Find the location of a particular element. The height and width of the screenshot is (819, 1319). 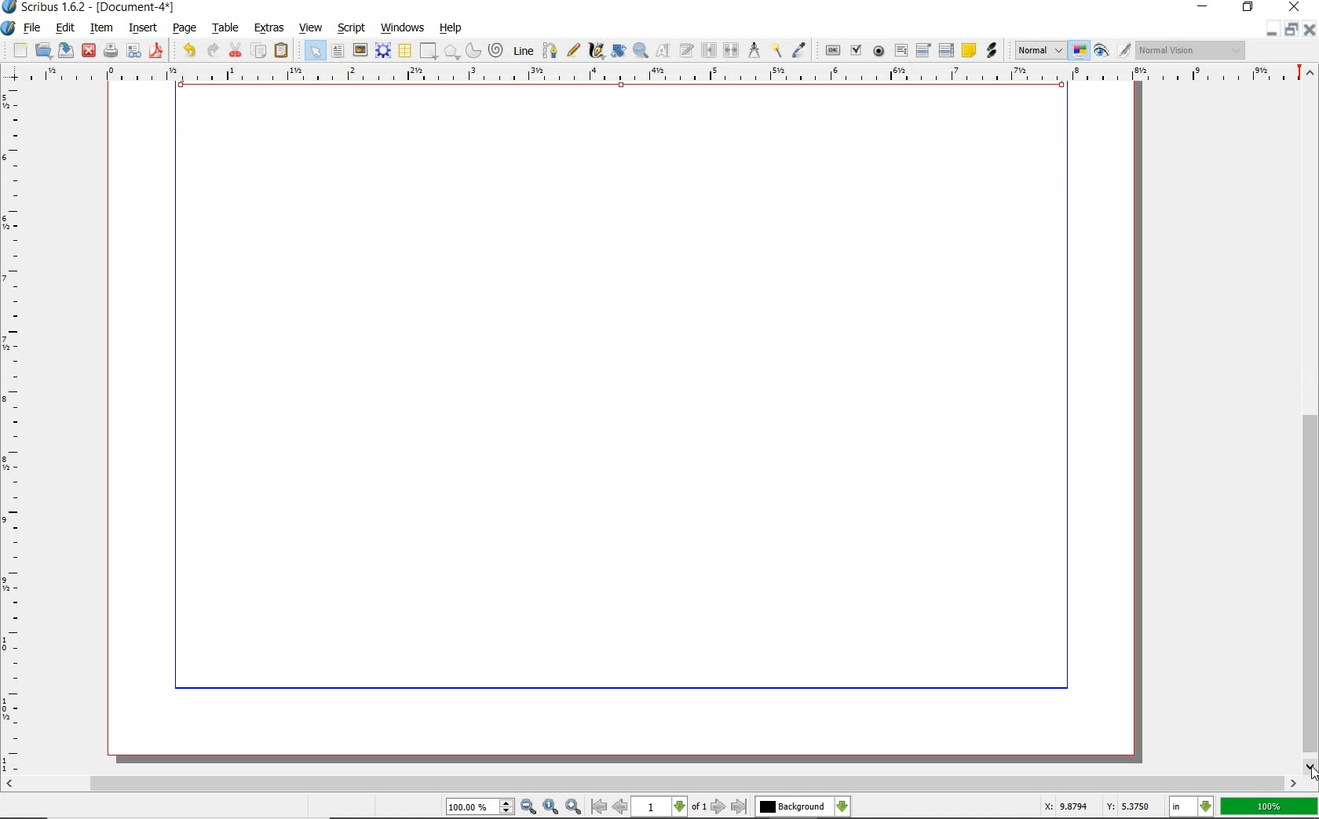

go to last page is located at coordinates (739, 806).